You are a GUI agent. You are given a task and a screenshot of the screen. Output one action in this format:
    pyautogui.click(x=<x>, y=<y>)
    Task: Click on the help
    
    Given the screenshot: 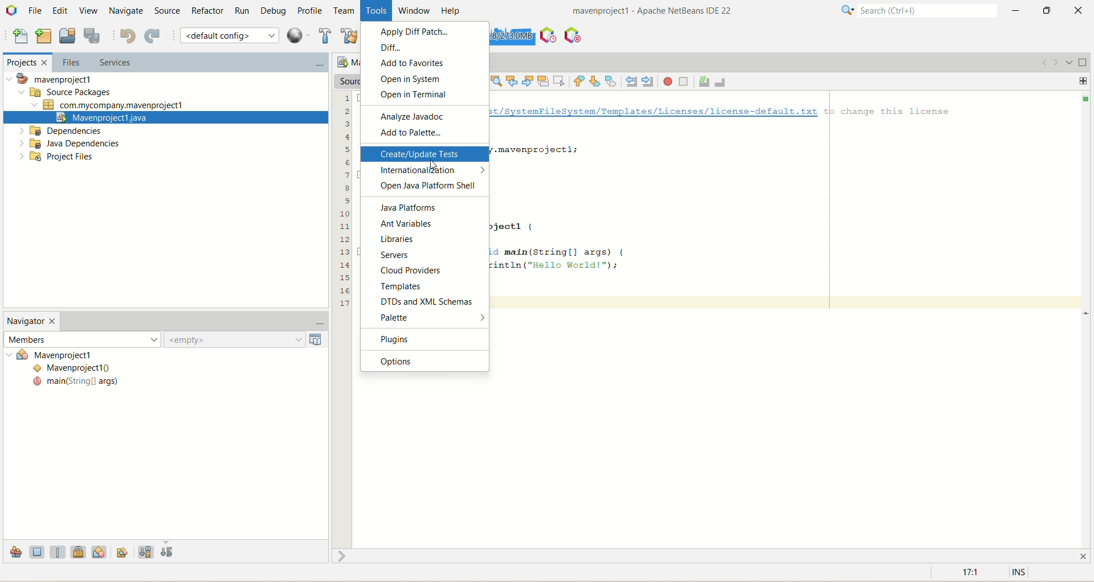 What is the action you would take?
    pyautogui.click(x=454, y=10)
    